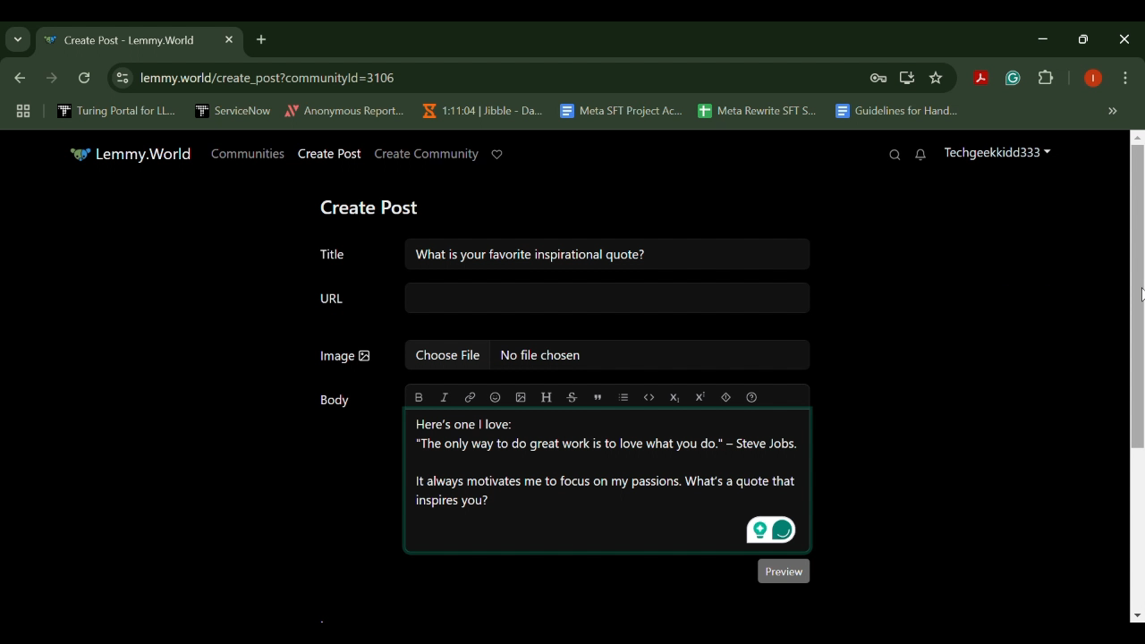 The width and height of the screenshot is (1145, 644). Describe the element at coordinates (895, 111) in the screenshot. I see `Guidelines for Hand...` at that location.